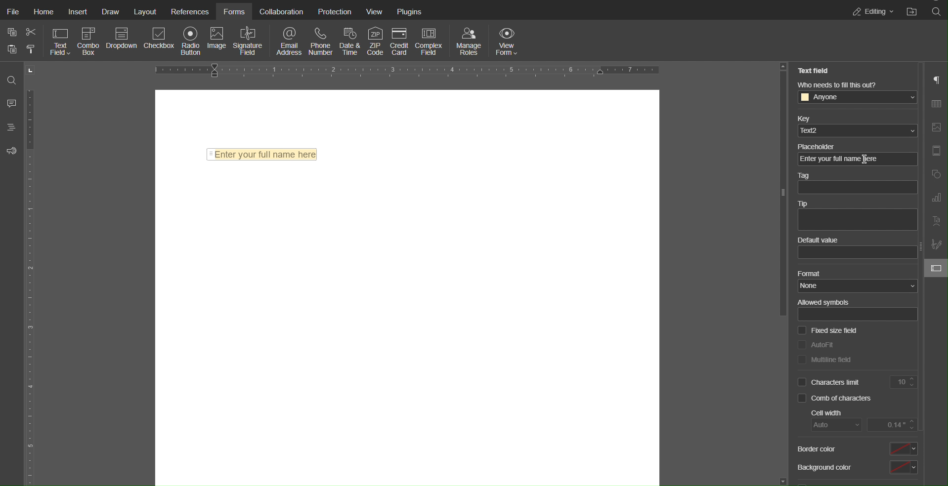 The image size is (948, 486). I want to click on Comb of characters, so click(835, 399).